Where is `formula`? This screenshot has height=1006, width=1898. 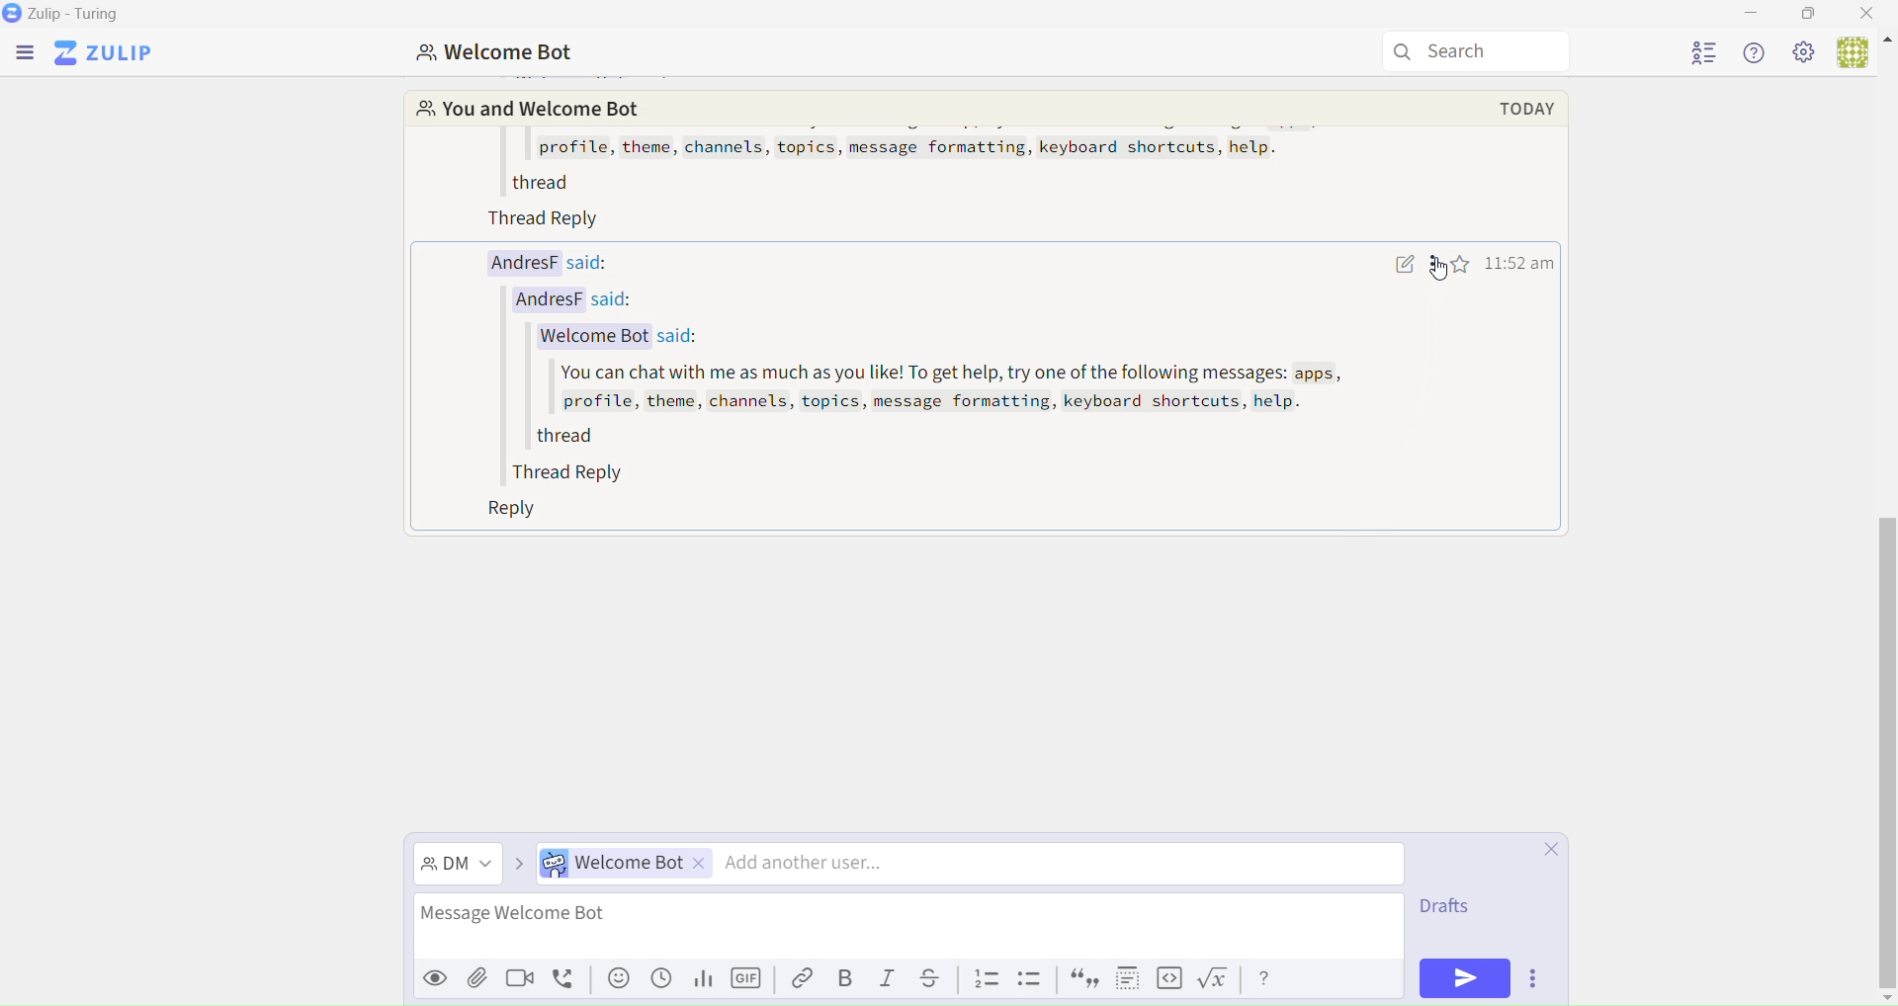
formula is located at coordinates (1218, 980).